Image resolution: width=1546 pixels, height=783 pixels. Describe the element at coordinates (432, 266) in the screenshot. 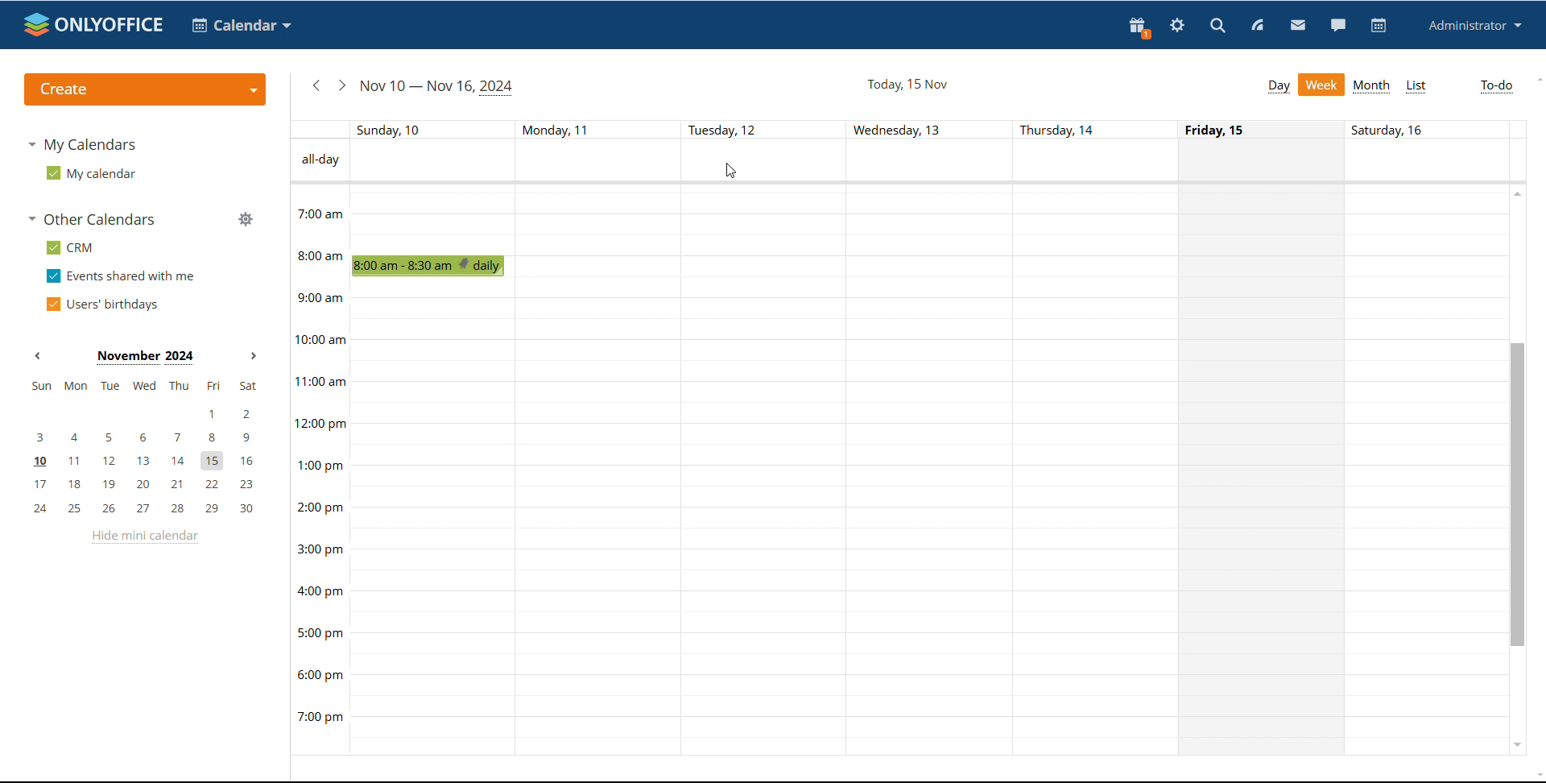

I see `scheduled event` at that location.